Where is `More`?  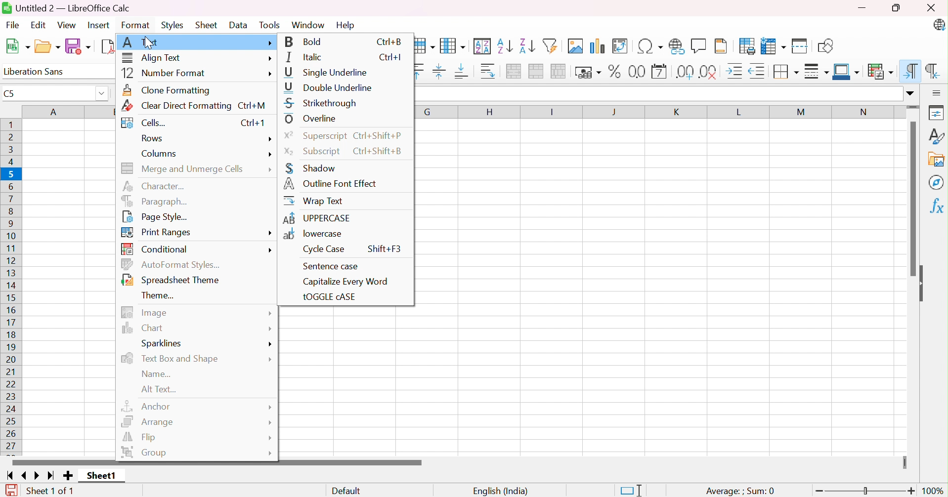
More is located at coordinates (270, 344).